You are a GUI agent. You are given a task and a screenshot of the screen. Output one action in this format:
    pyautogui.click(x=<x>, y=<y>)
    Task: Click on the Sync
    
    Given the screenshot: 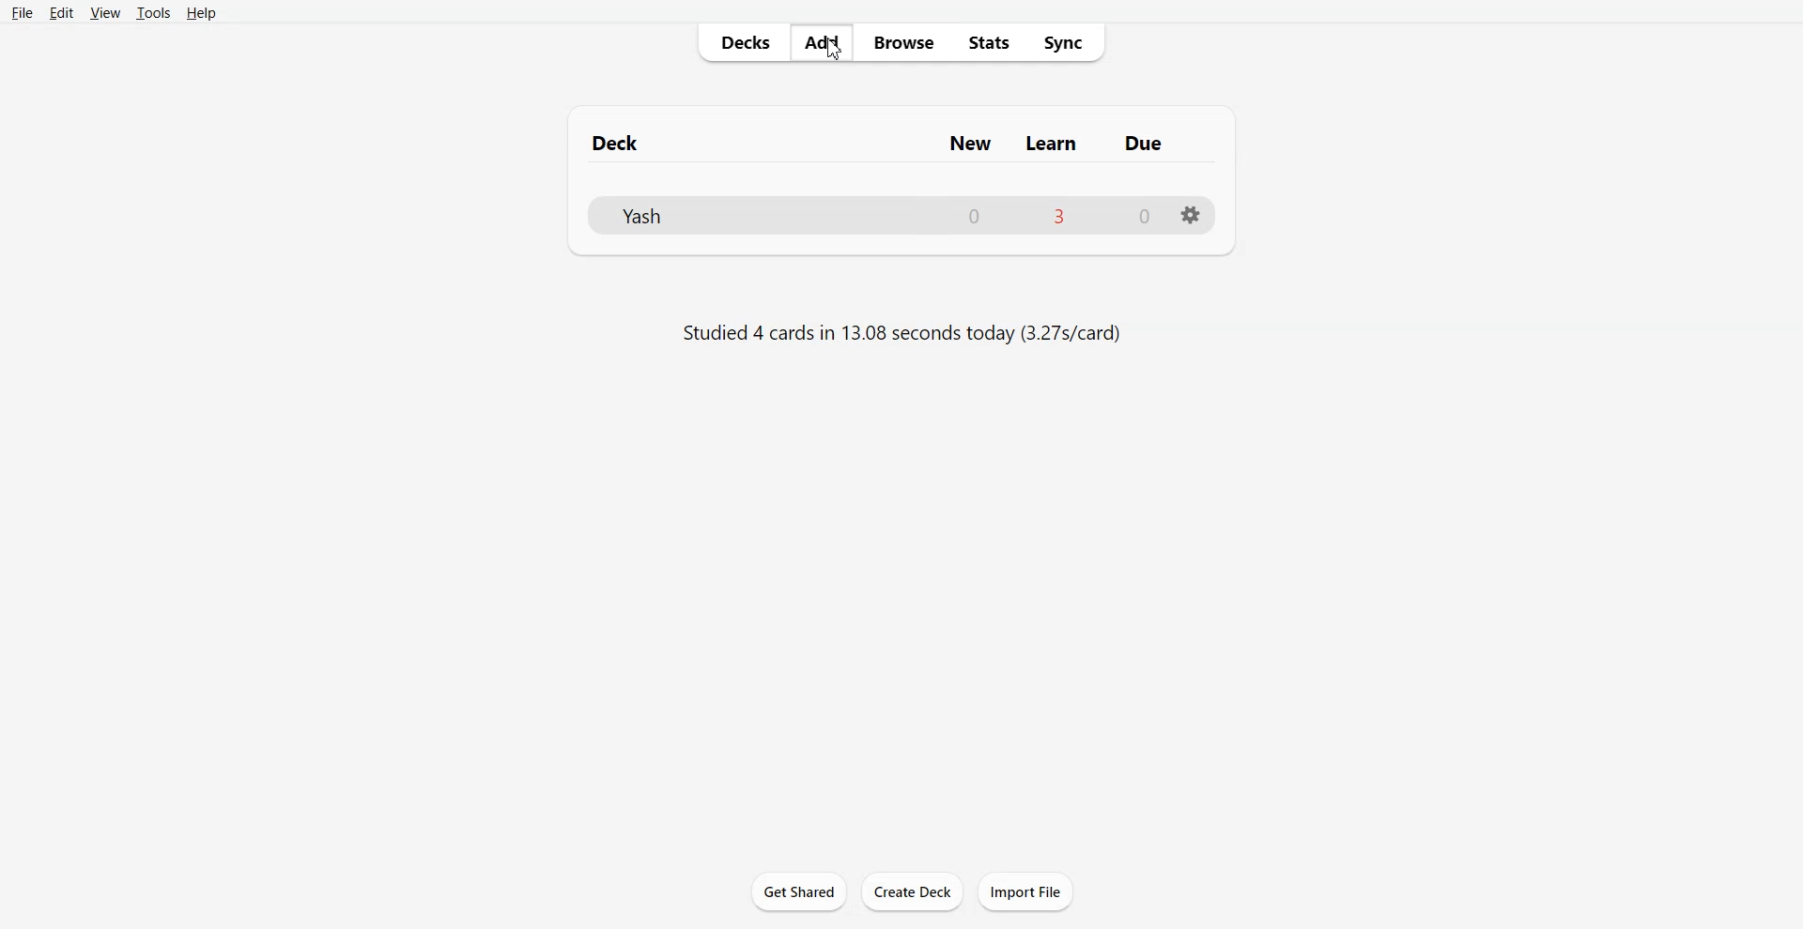 What is the action you would take?
    pyautogui.click(x=1064, y=42)
    